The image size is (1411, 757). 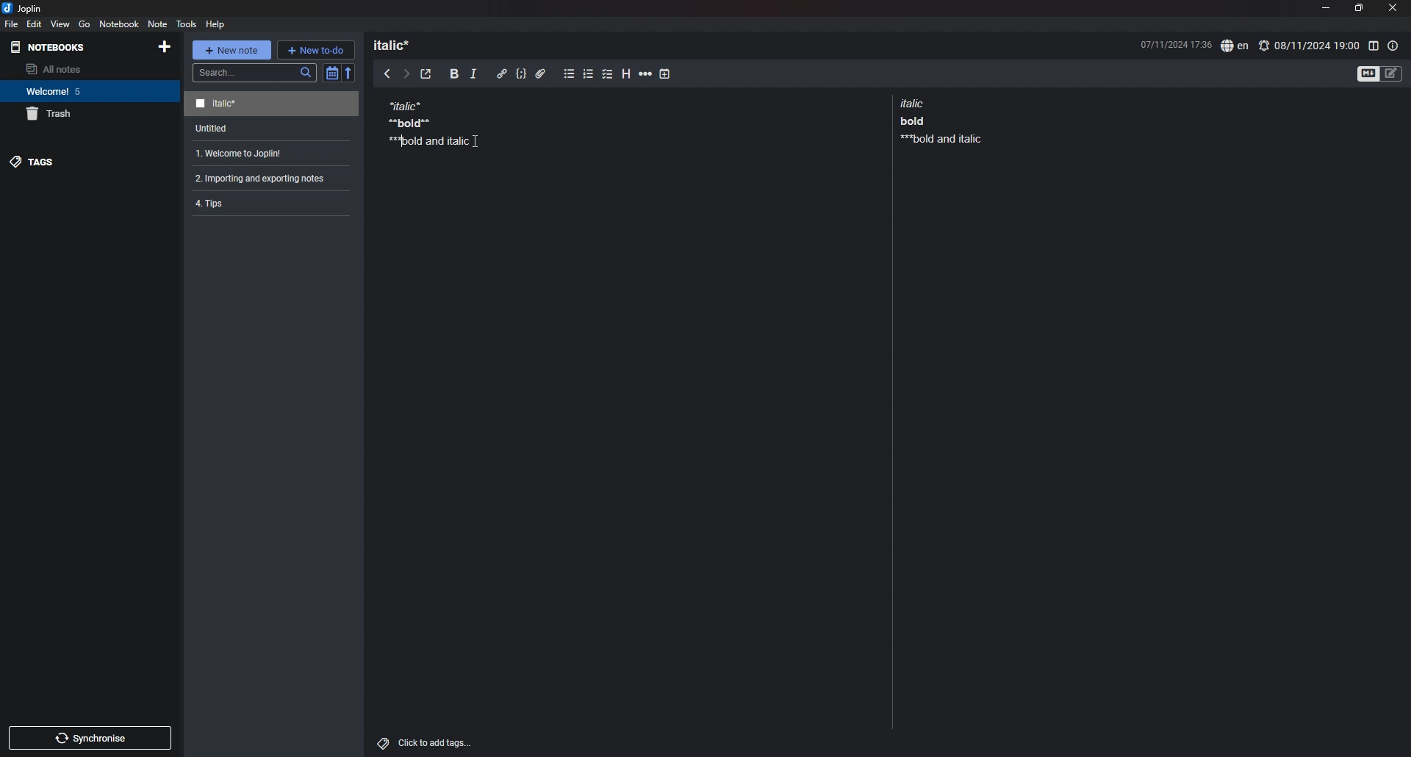 What do you see at coordinates (265, 178) in the screenshot?
I see `note` at bounding box center [265, 178].